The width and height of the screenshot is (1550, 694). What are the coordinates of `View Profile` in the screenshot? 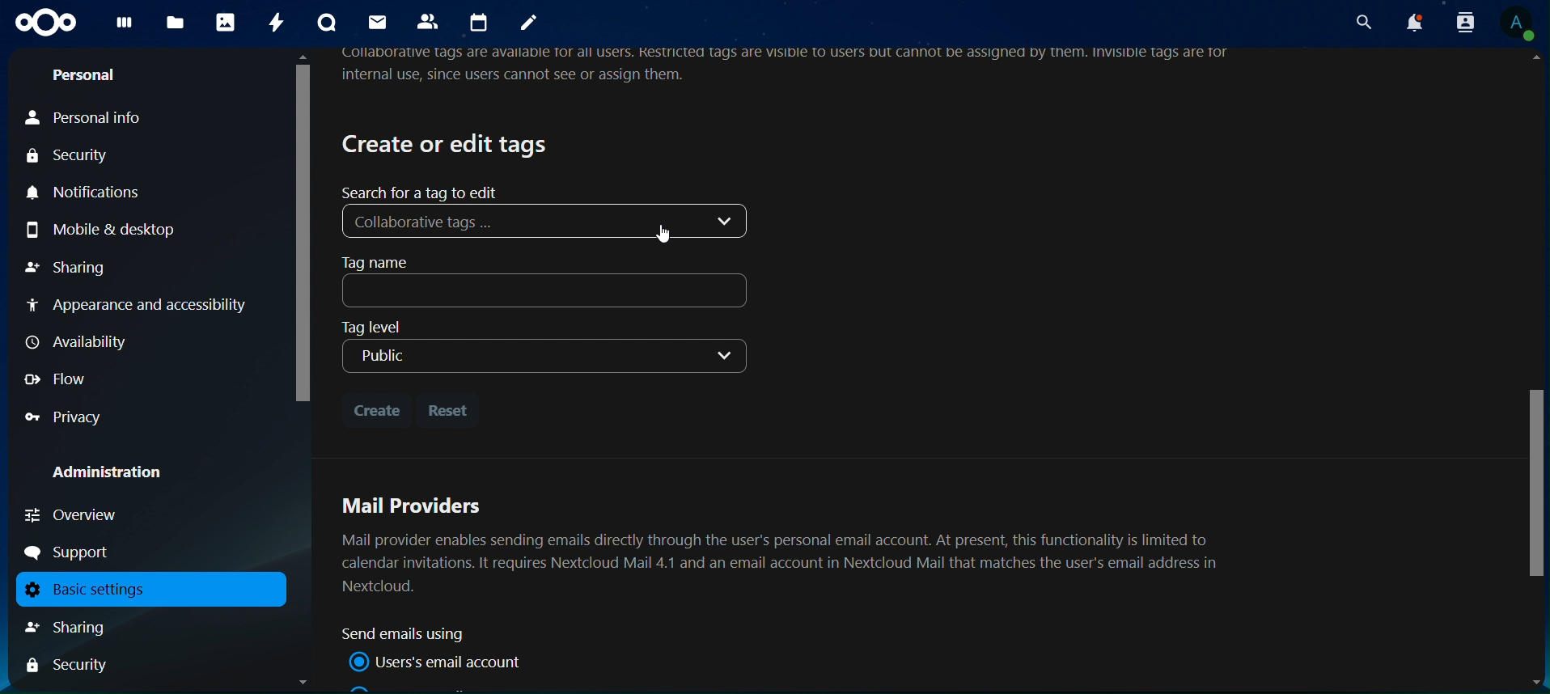 It's located at (1519, 25).